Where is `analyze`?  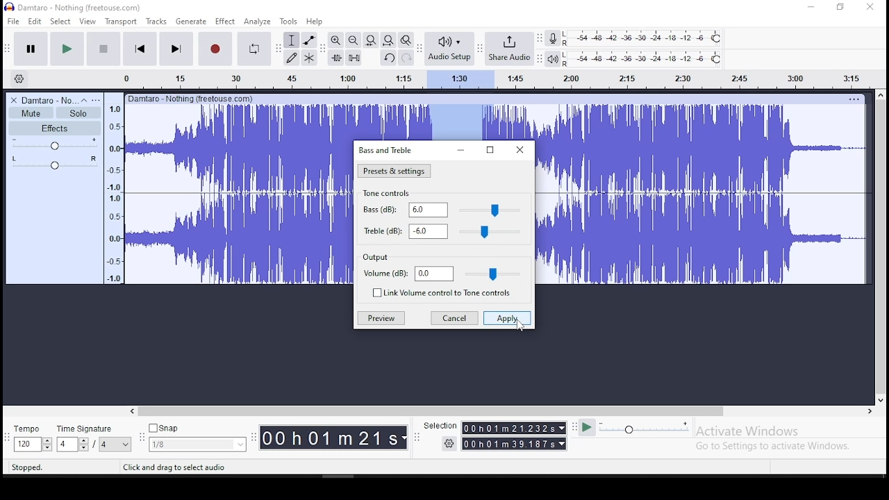 analyze is located at coordinates (258, 22).